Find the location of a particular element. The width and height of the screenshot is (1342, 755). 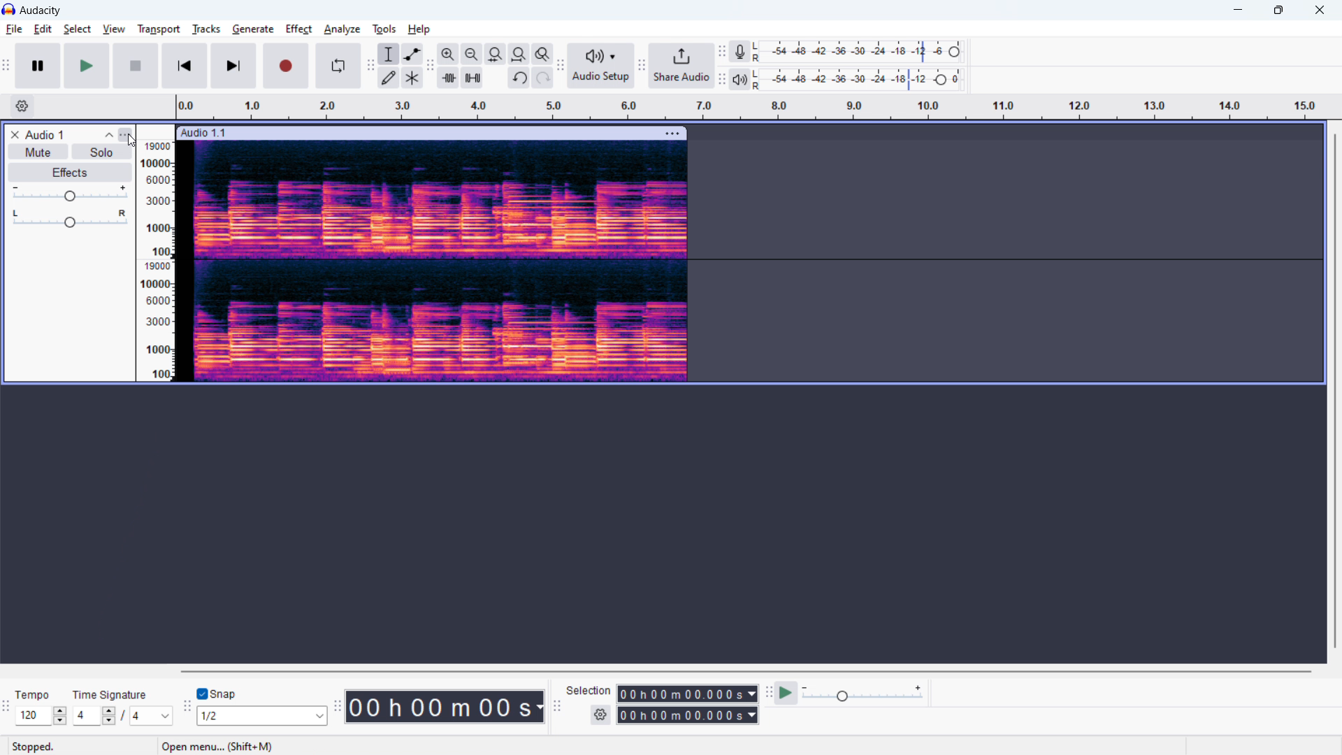

collapse is located at coordinates (108, 135).